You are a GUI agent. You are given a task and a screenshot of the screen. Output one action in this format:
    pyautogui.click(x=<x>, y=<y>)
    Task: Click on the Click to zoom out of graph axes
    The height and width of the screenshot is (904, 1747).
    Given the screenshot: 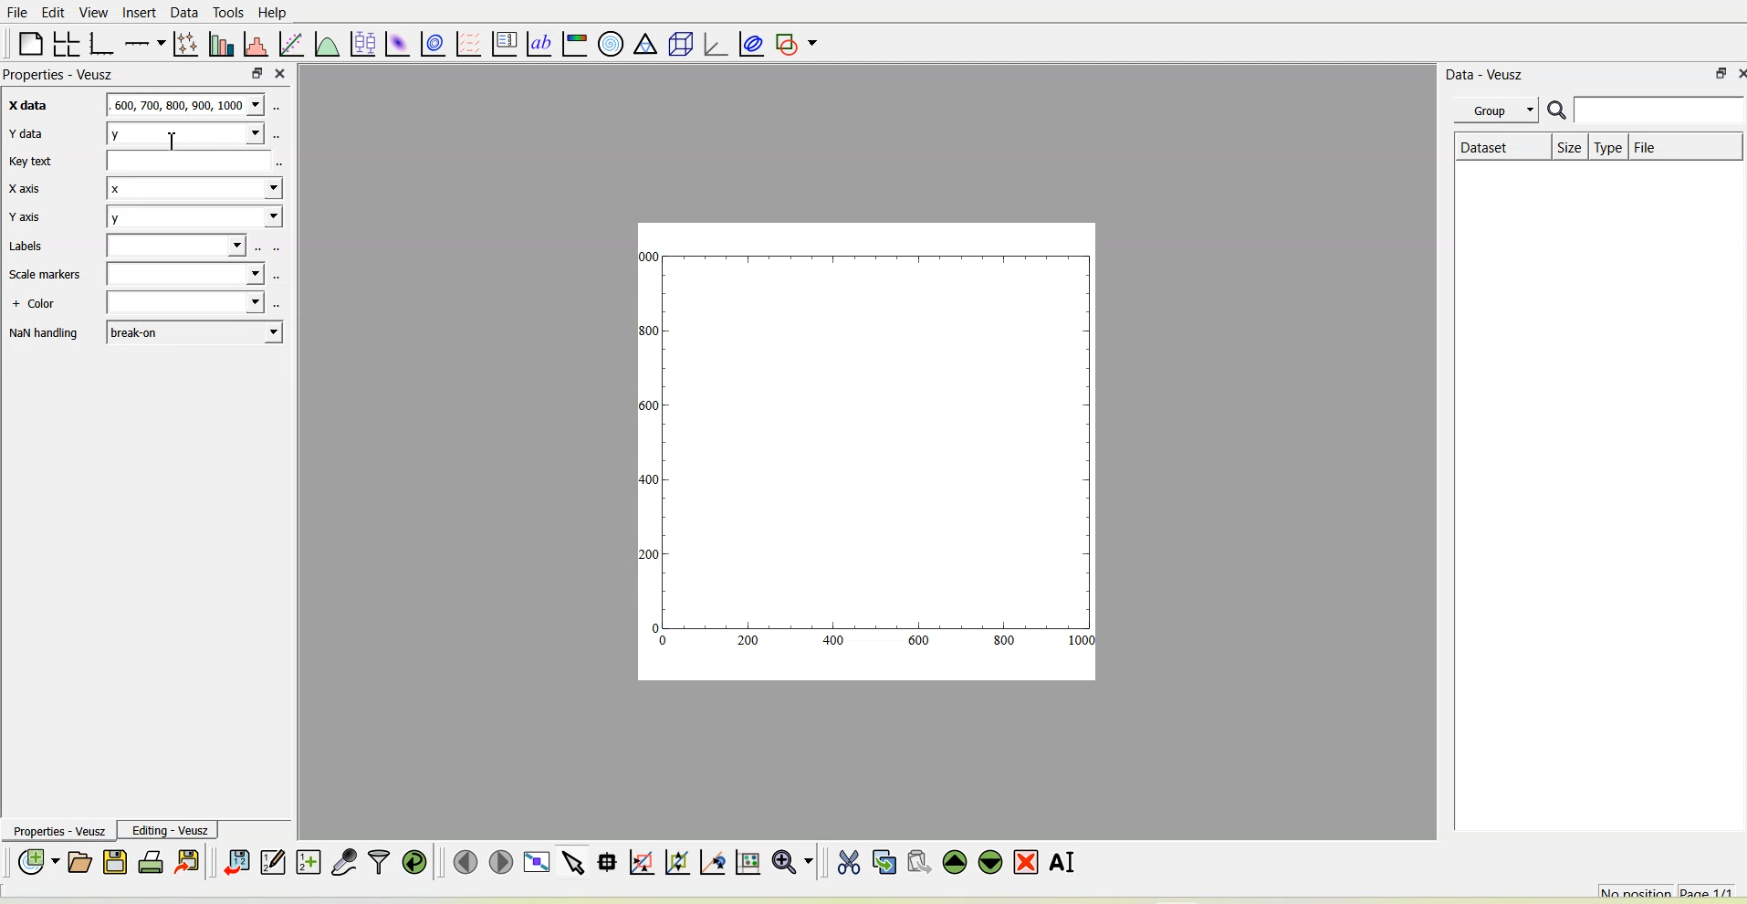 What is the action you would take?
    pyautogui.click(x=679, y=864)
    